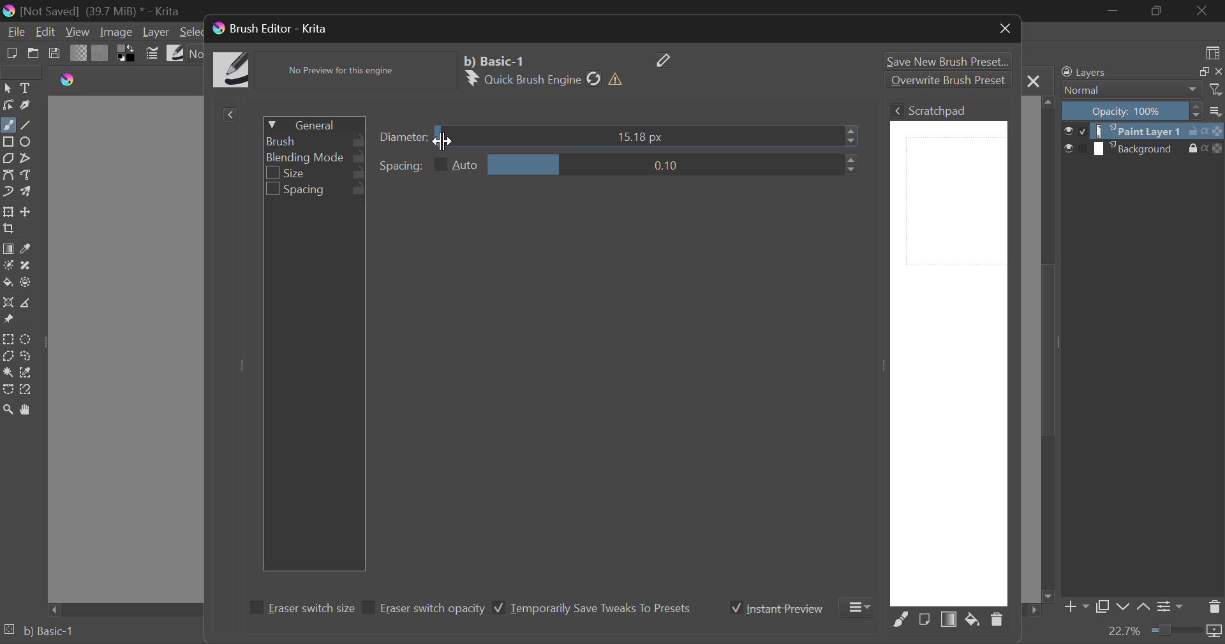 This screenshot has width=1225, height=644. What do you see at coordinates (777, 608) in the screenshot?
I see `Instant Preview` at bounding box center [777, 608].